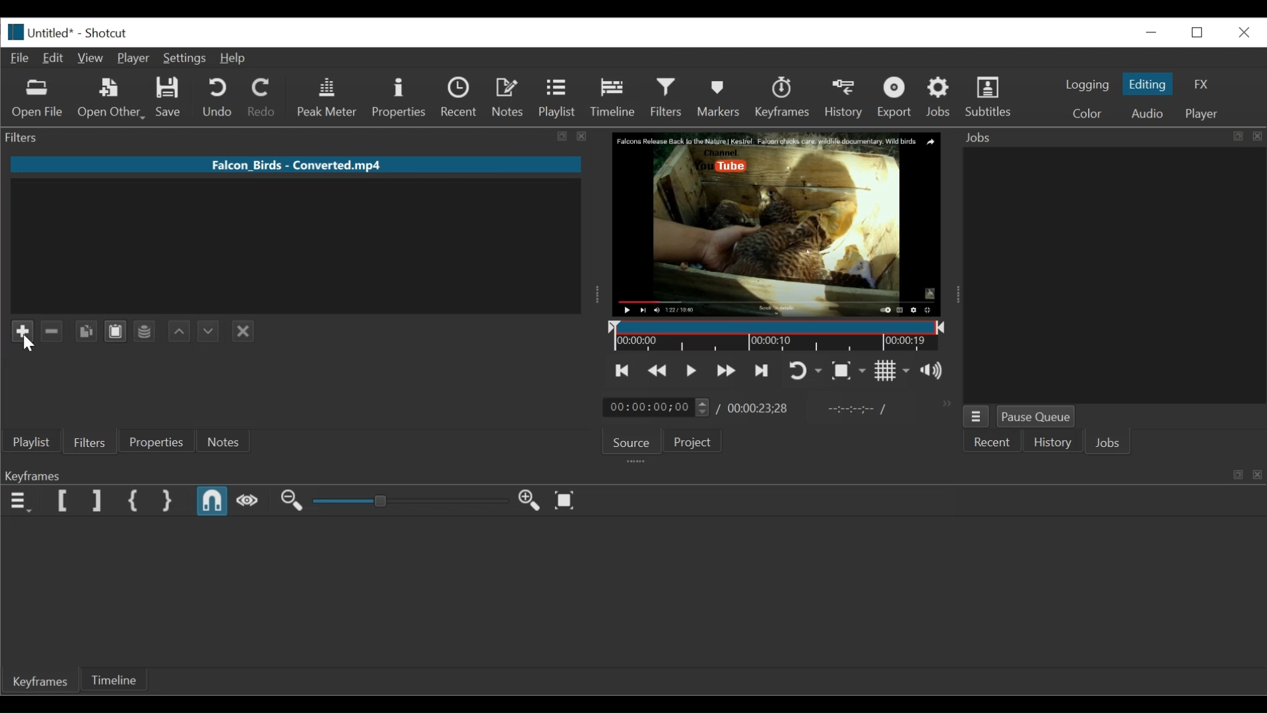  I want to click on Undo, so click(220, 98).